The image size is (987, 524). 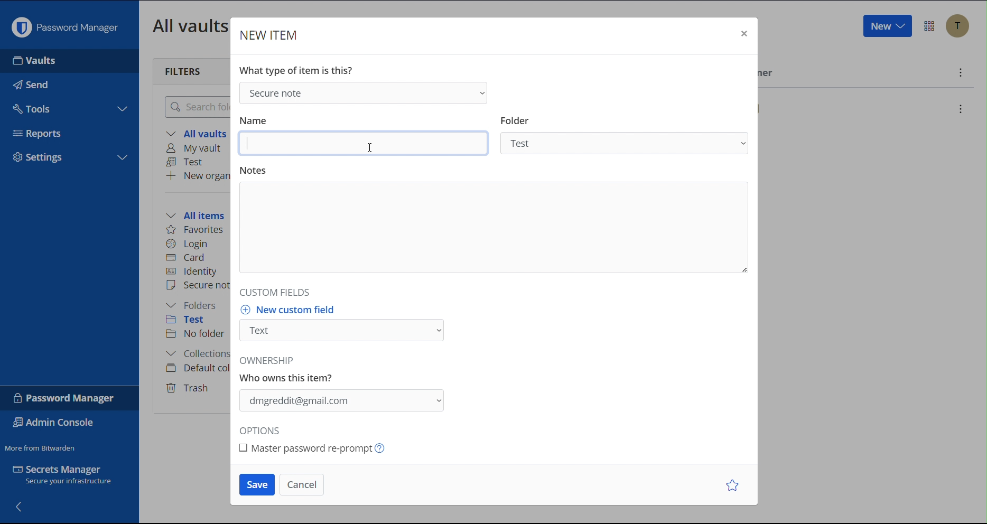 I want to click on Notes, so click(x=492, y=224).